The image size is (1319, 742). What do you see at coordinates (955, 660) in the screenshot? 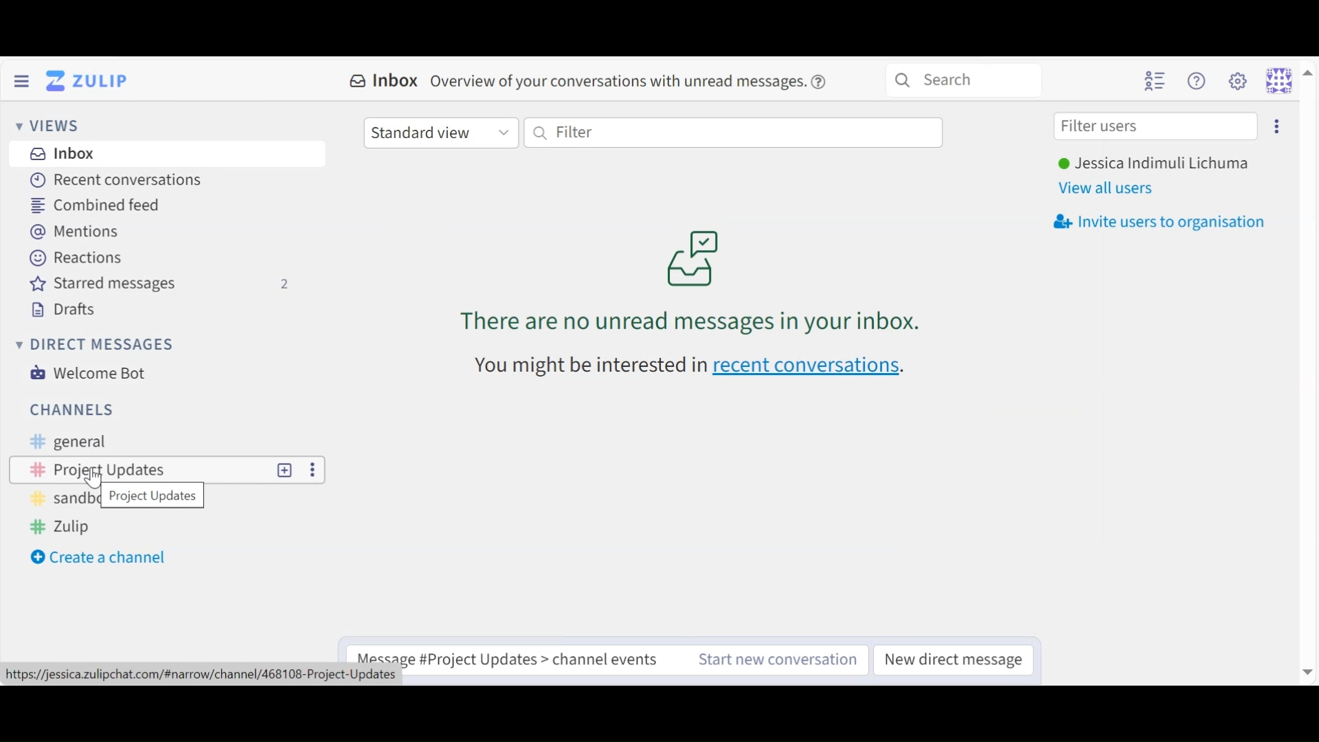
I see `New Direct Message` at bounding box center [955, 660].